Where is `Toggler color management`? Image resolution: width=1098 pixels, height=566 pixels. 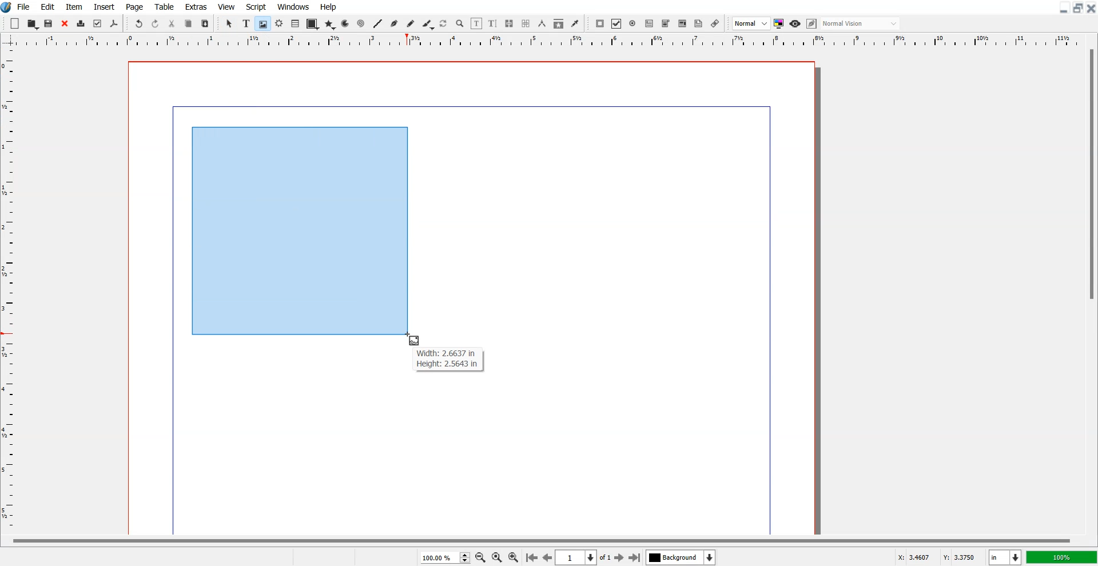
Toggler color management is located at coordinates (779, 23).